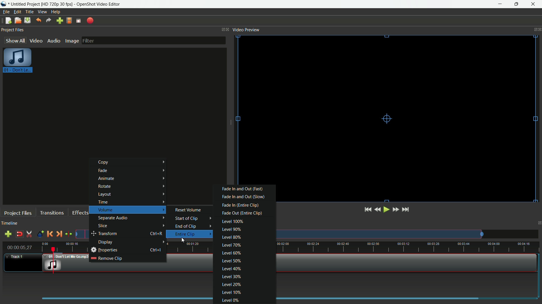  What do you see at coordinates (36, 41) in the screenshot?
I see `video` at bounding box center [36, 41].